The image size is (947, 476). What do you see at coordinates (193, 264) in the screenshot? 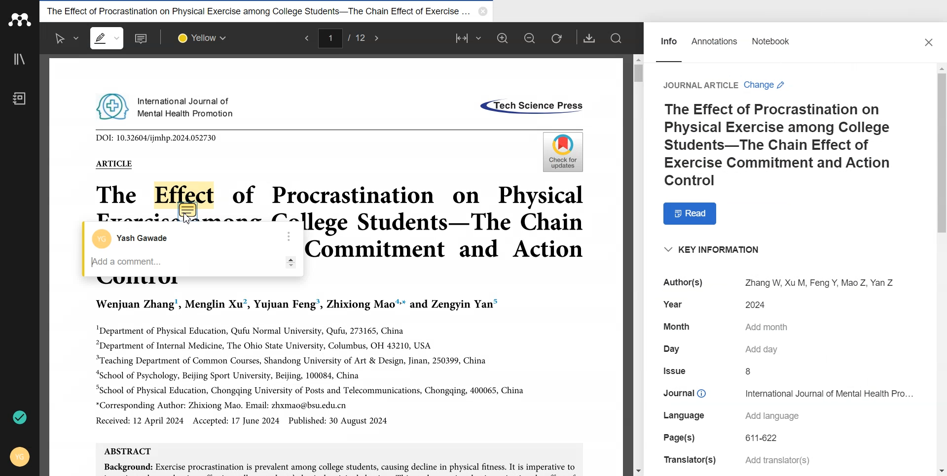
I see `Type note` at bounding box center [193, 264].